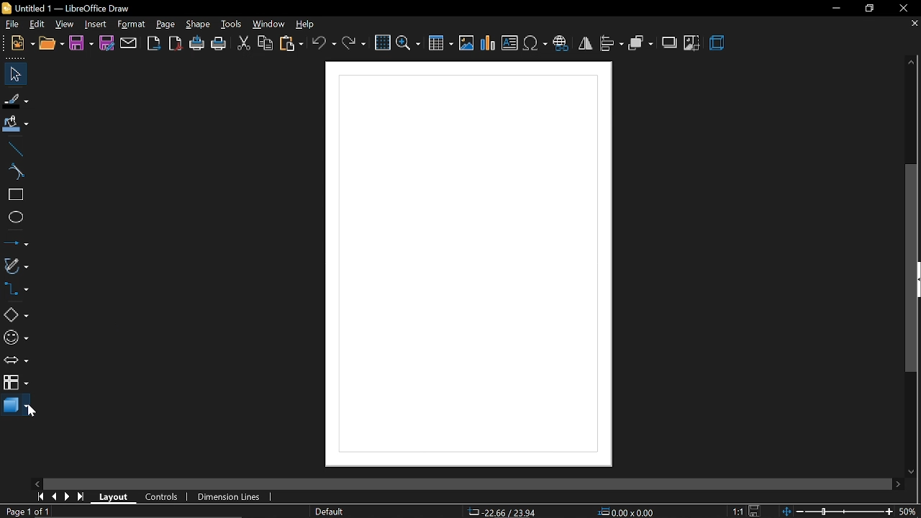  Describe the element at coordinates (19, 288) in the screenshot. I see `connector` at that location.